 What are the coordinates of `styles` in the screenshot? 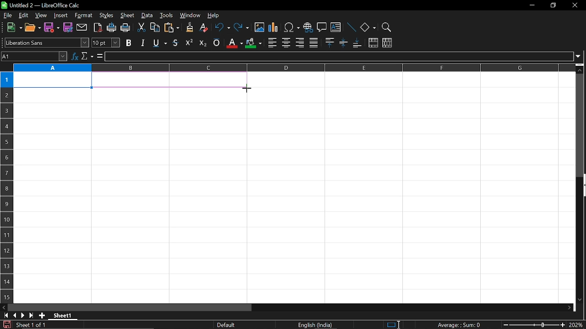 It's located at (106, 16).